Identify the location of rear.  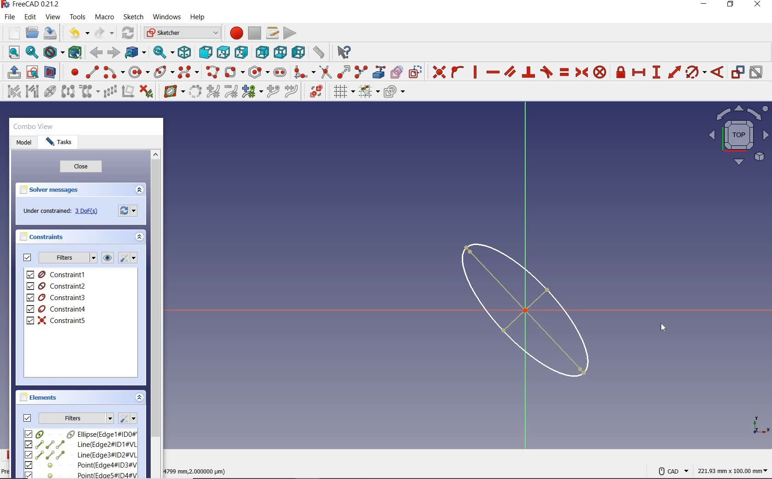
(262, 52).